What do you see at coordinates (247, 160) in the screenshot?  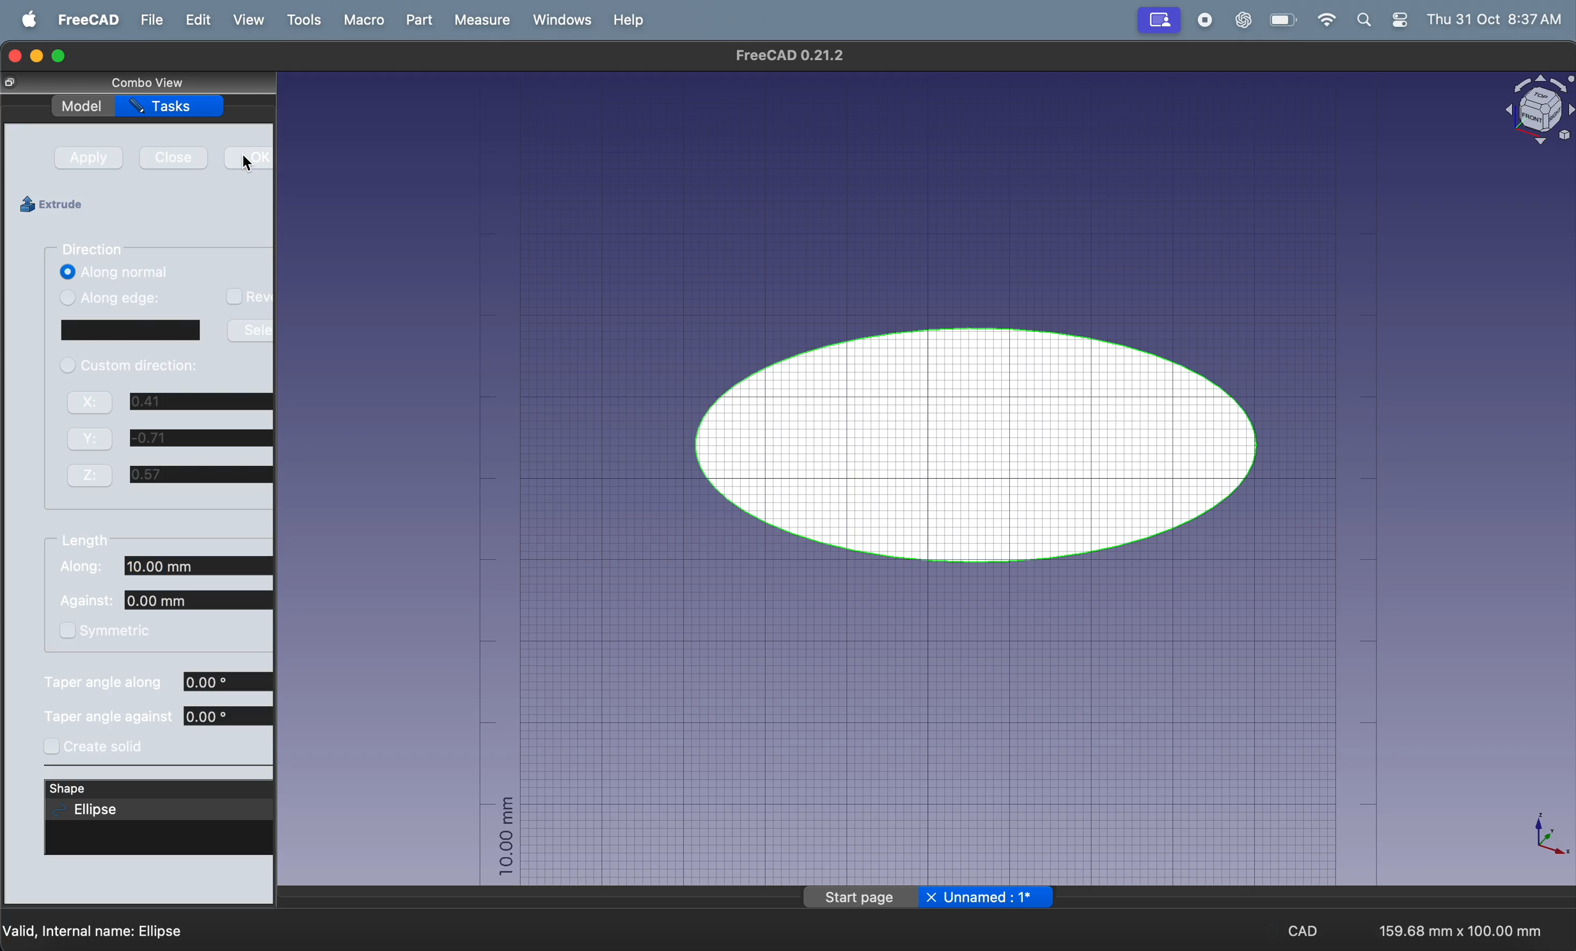 I see `ok` at bounding box center [247, 160].